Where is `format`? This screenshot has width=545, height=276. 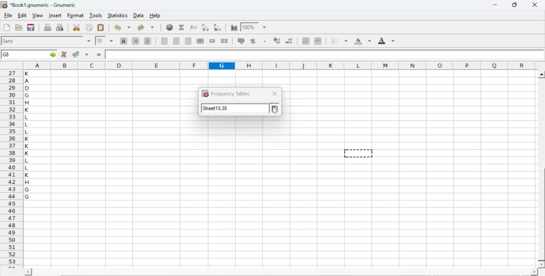 format is located at coordinates (76, 15).